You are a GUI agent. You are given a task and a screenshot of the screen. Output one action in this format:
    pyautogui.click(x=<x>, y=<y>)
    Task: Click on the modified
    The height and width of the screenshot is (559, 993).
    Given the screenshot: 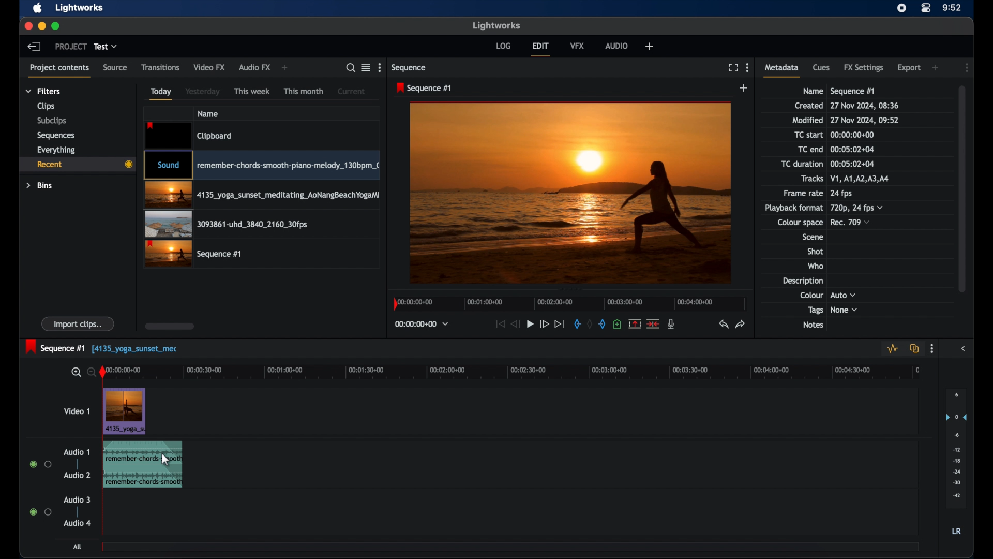 What is the action you would take?
    pyautogui.click(x=807, y=120)
    